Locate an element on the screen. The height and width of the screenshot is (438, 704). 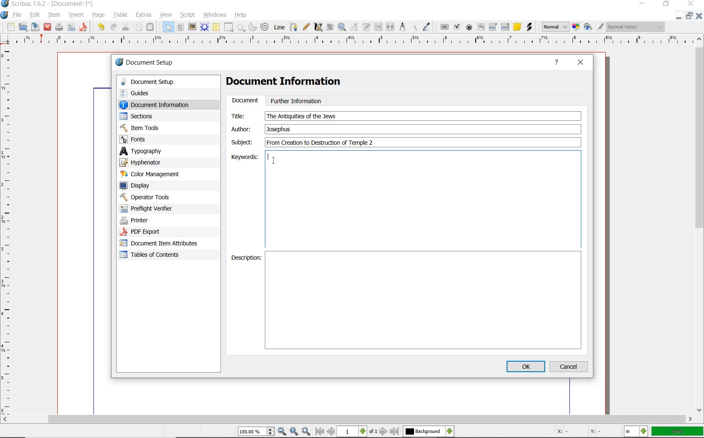
preflight verifier is located at coordinates (71, 28).